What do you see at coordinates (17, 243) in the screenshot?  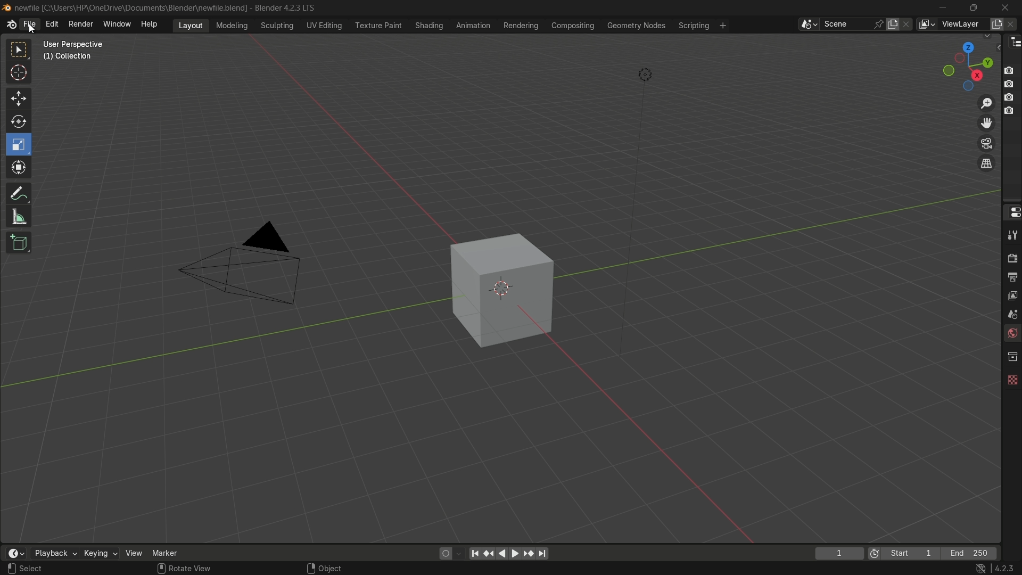 I see `add cube` at bounding box center [17, 243].